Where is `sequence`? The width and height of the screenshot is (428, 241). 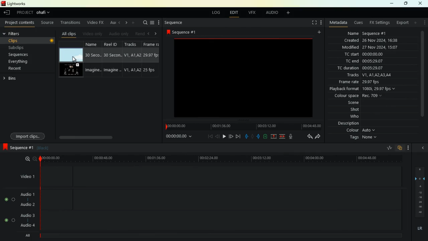 sequence is located at coordinates (182, 32).